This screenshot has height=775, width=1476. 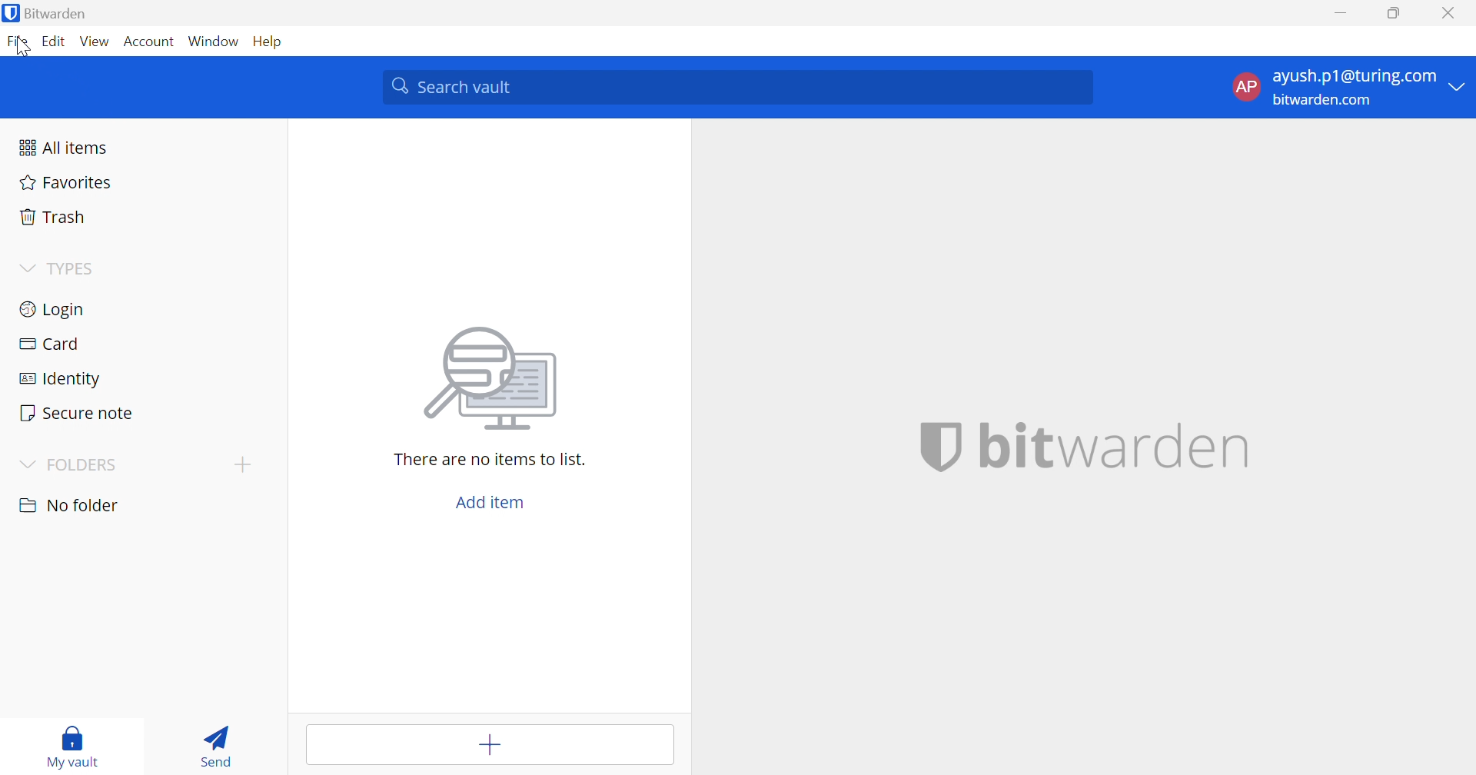 What do you see at coordinates (1392, 13) in the screenshot?
I see `Restore Down` at bounding box center [1392, 13].